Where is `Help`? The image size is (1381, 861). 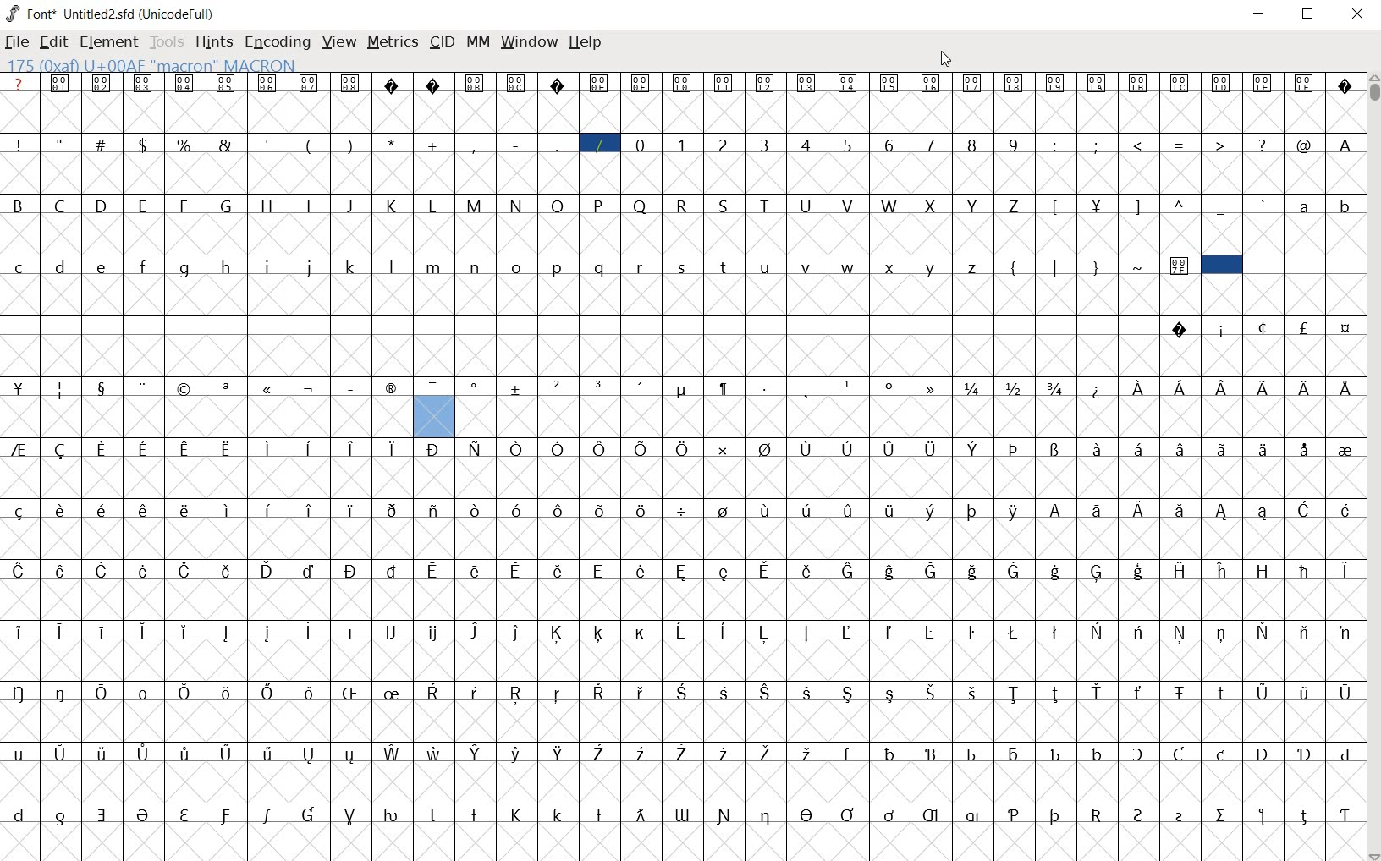 Help is located at coordinates (586, 42).